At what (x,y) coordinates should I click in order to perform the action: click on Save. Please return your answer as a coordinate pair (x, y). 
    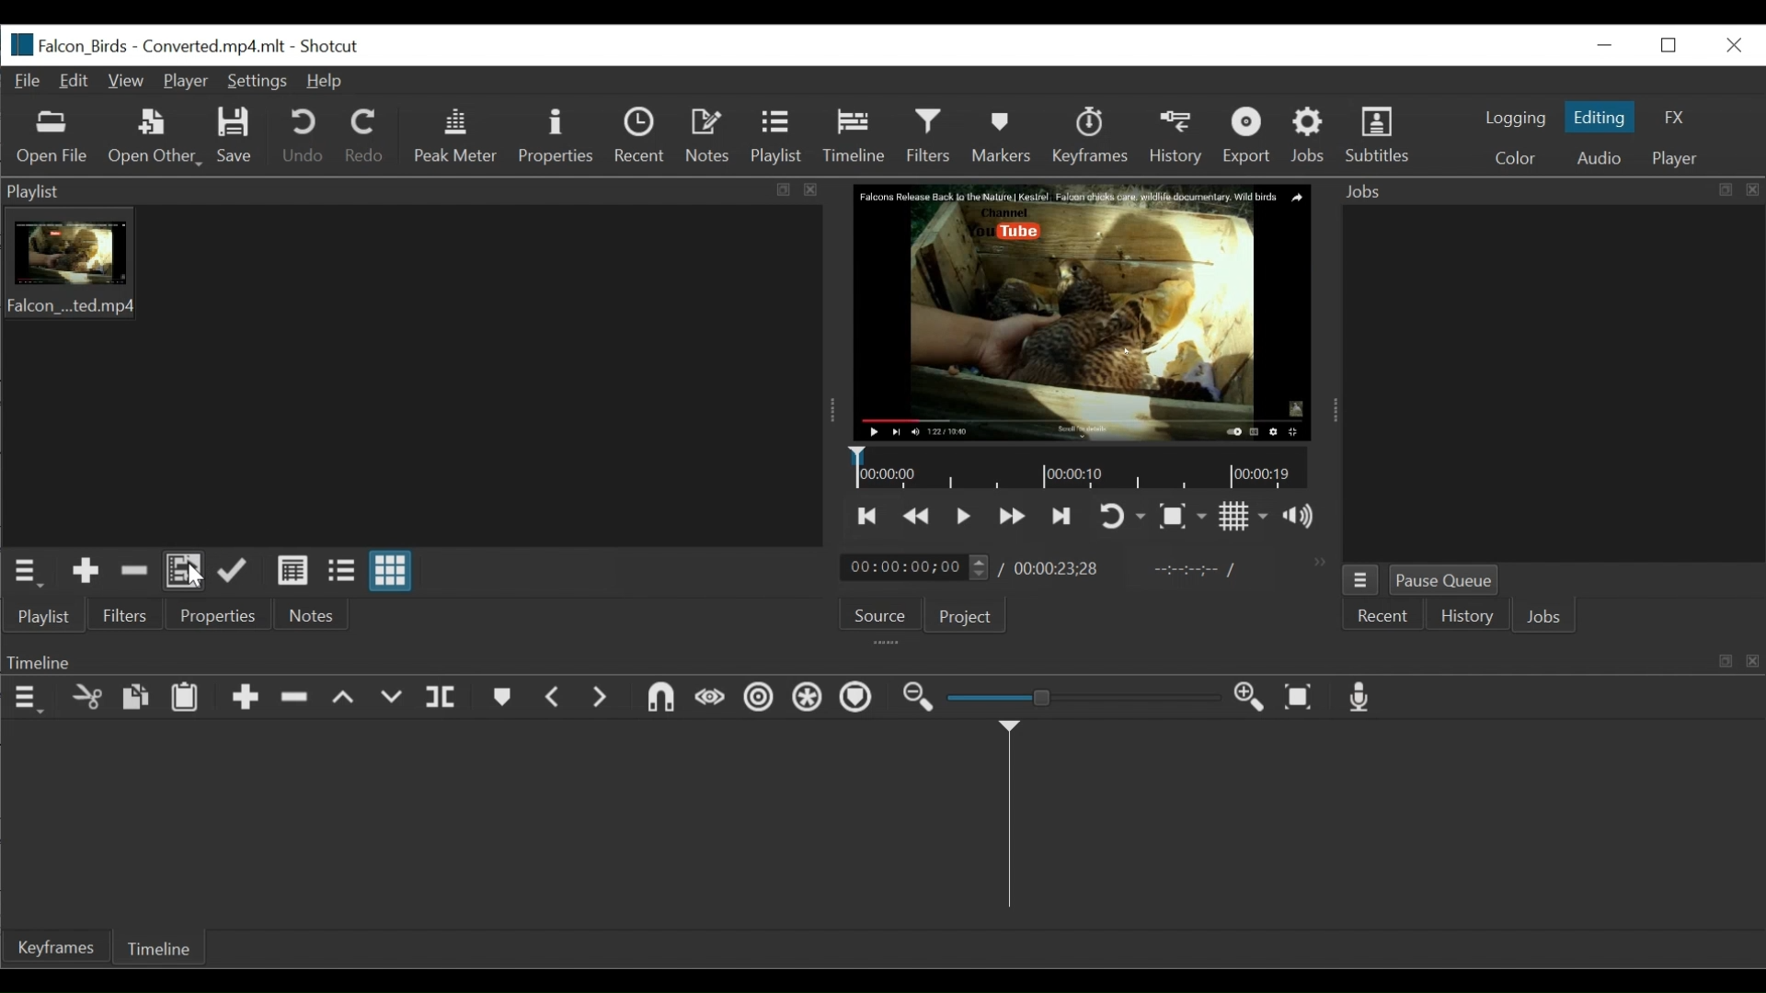
    Looking at the image, I should click on (233, 138).